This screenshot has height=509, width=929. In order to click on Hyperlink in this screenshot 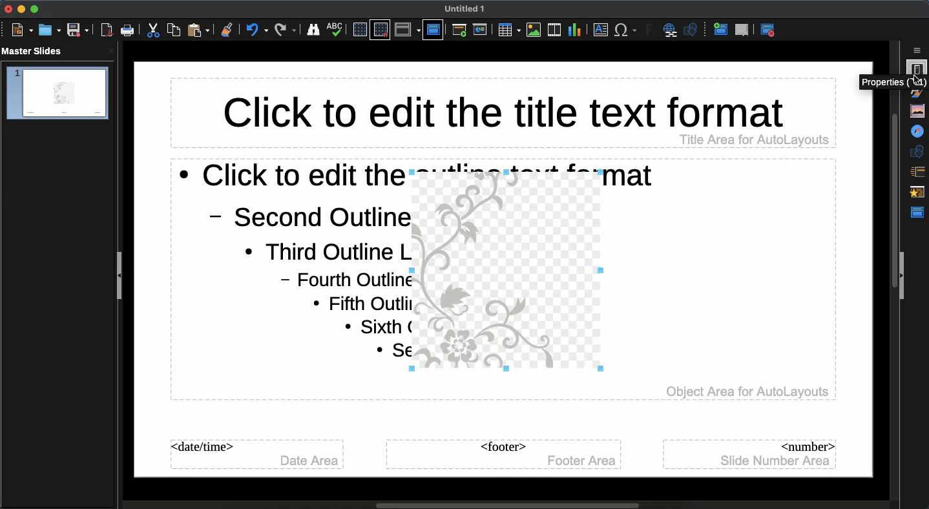, I will do `click(672, 31)`.